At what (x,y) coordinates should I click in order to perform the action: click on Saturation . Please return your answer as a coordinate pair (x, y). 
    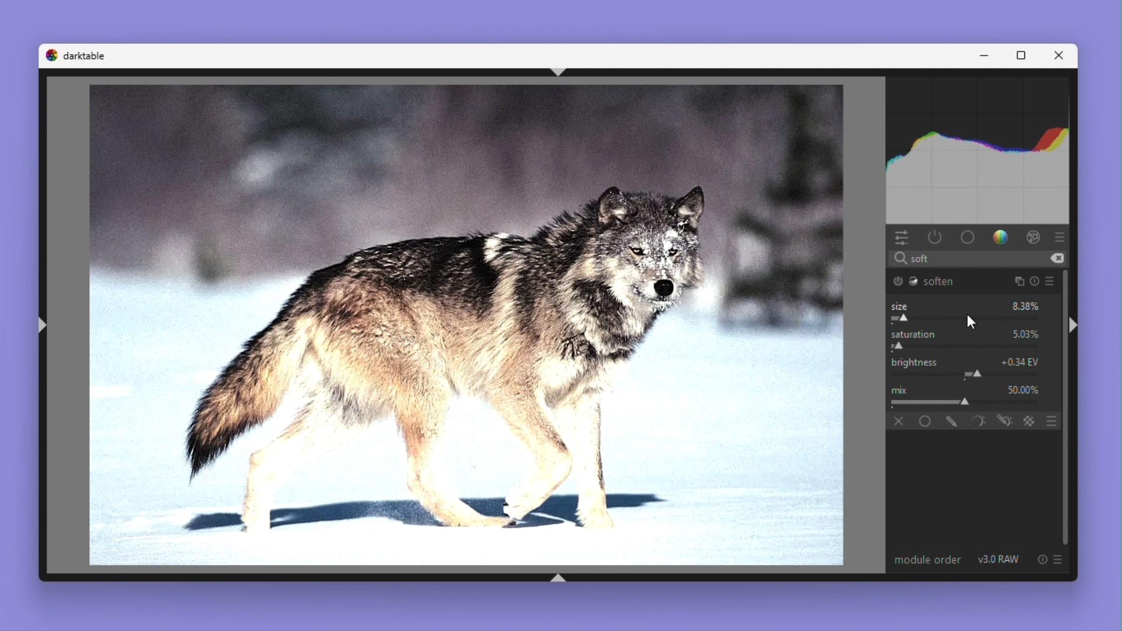
    Looking at the image, I should click on (916, 334).